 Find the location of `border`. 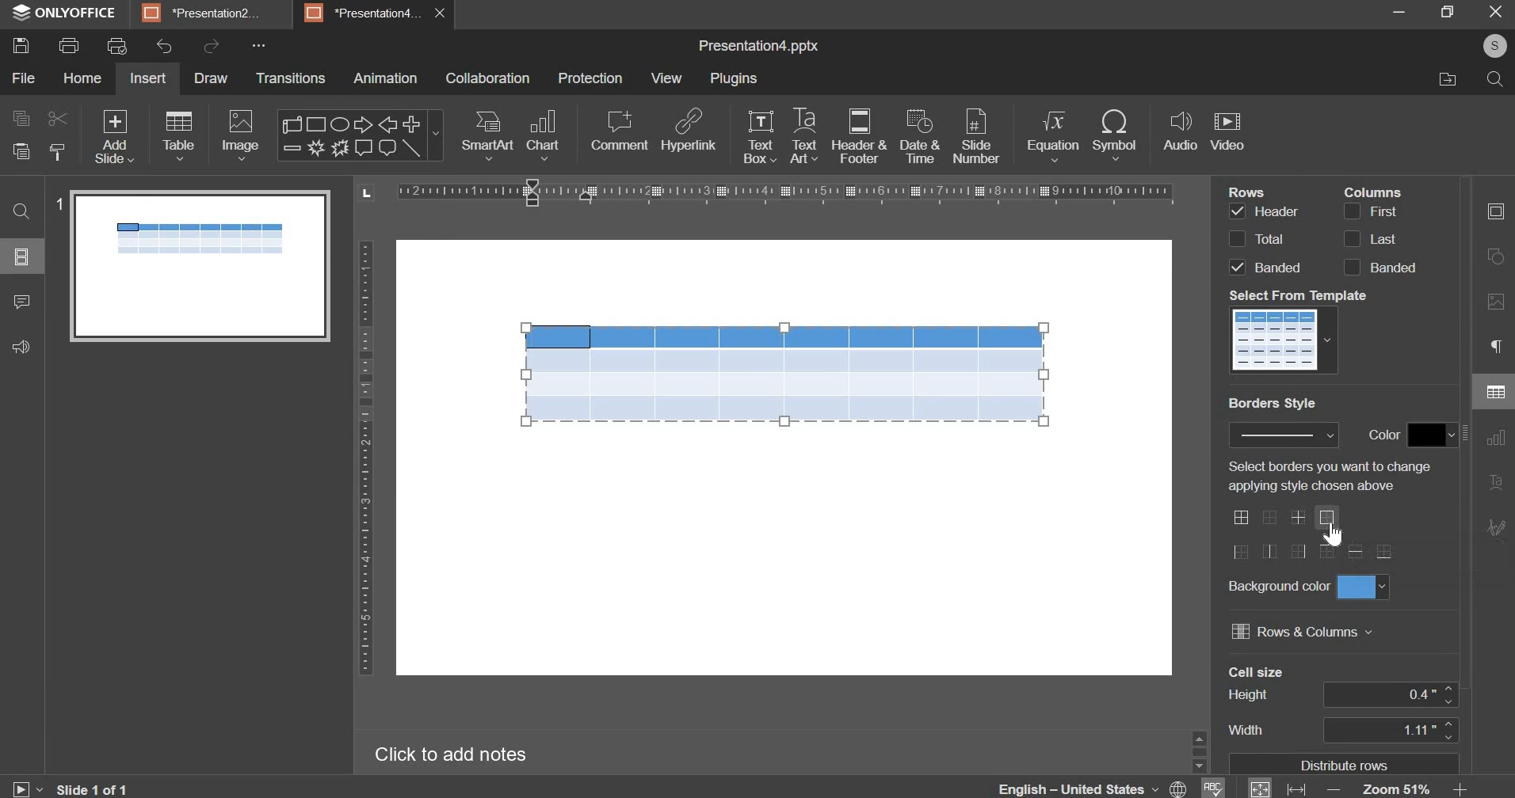

border is located at coordinates (1246, 516).